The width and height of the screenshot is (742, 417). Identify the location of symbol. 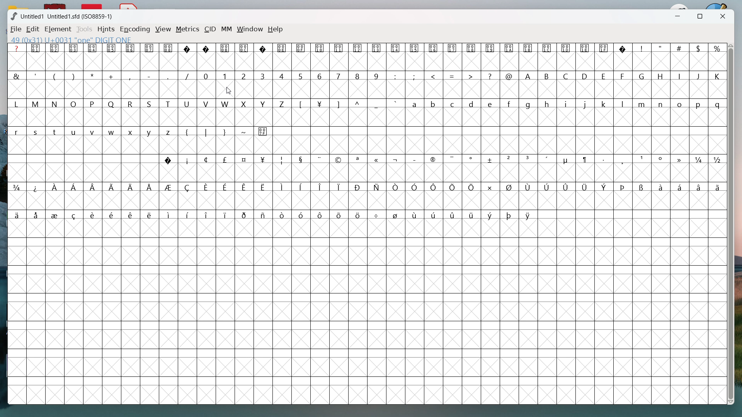
(397, 158).